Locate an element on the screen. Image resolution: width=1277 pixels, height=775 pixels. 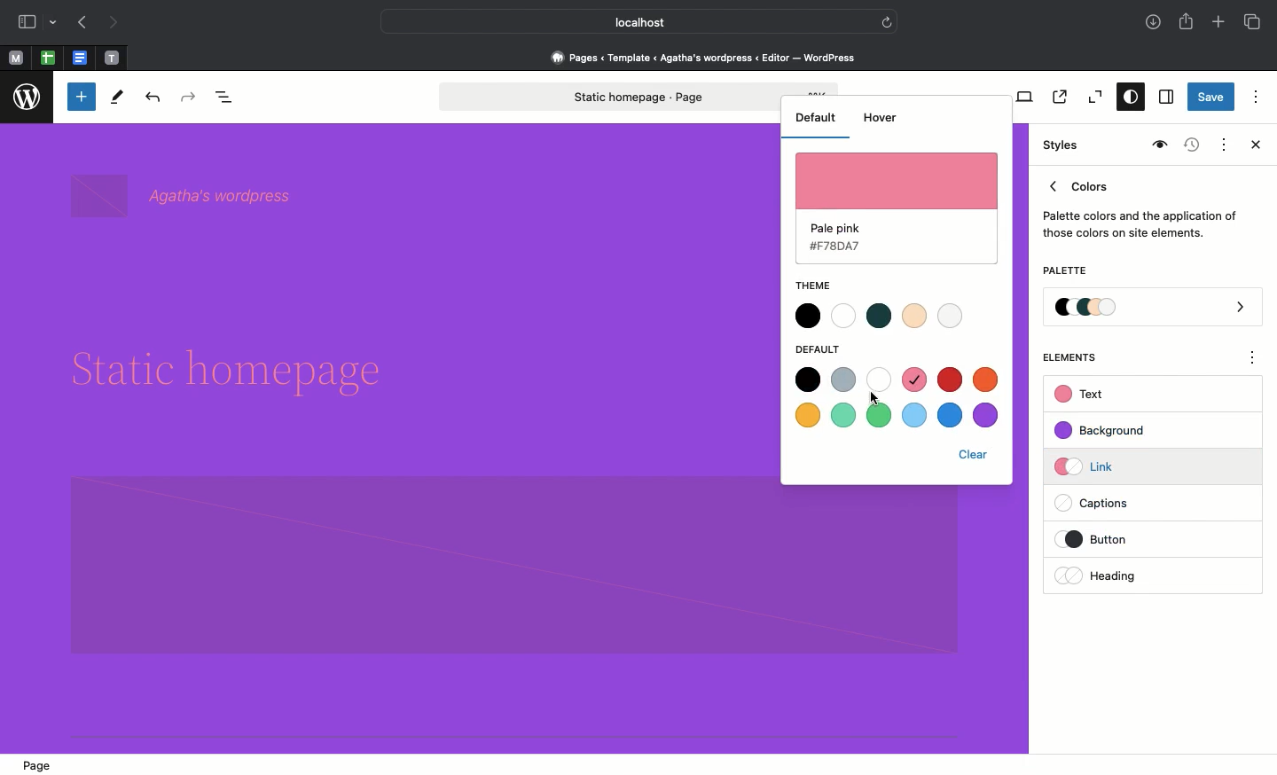
Next page is located at coordinates (114, 23).